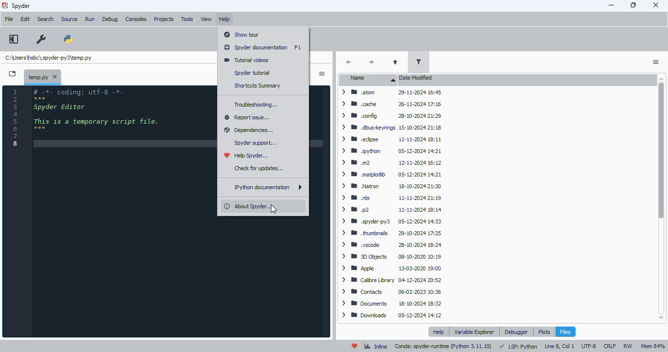 The image size is (668, 352). Describe the element at coordinates (390, 162) in the screenshot. I see `> mm 12-11-2024 16:12` at that location.